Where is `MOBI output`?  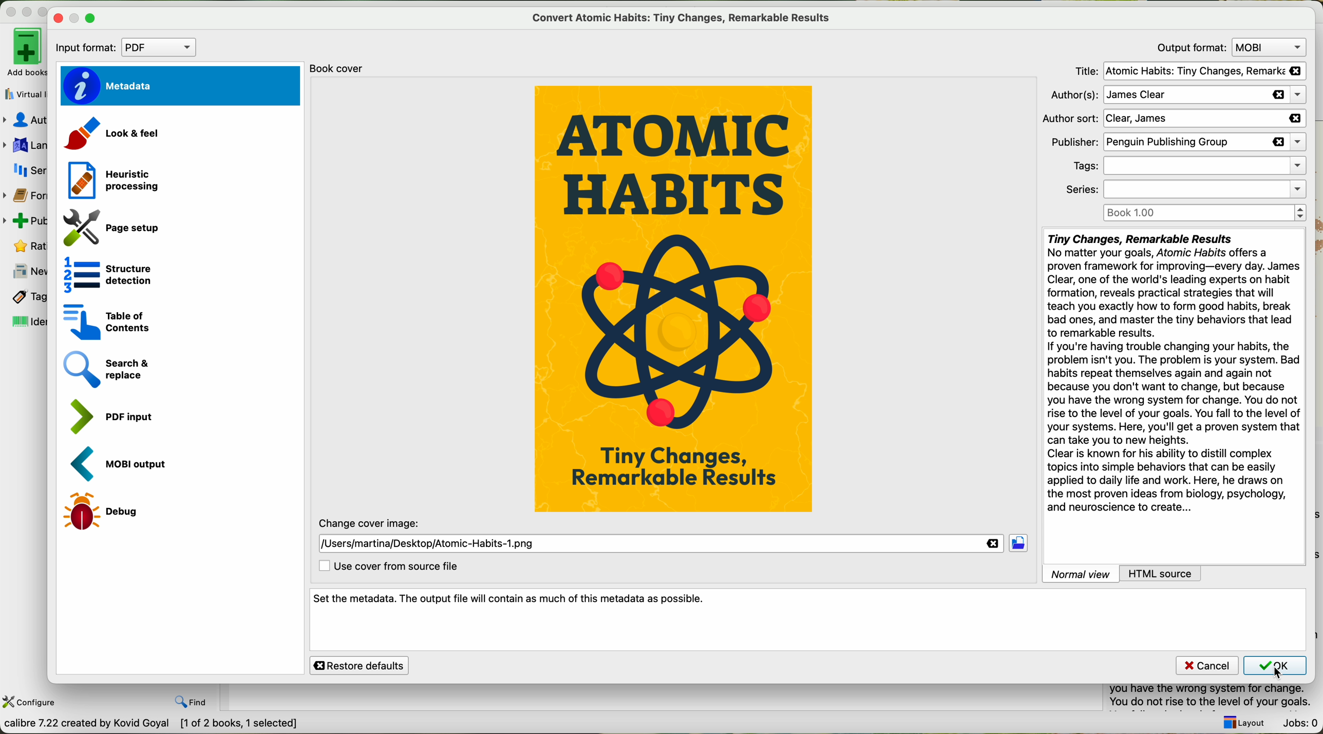 MOBI output is located at coordinates (125, 464).